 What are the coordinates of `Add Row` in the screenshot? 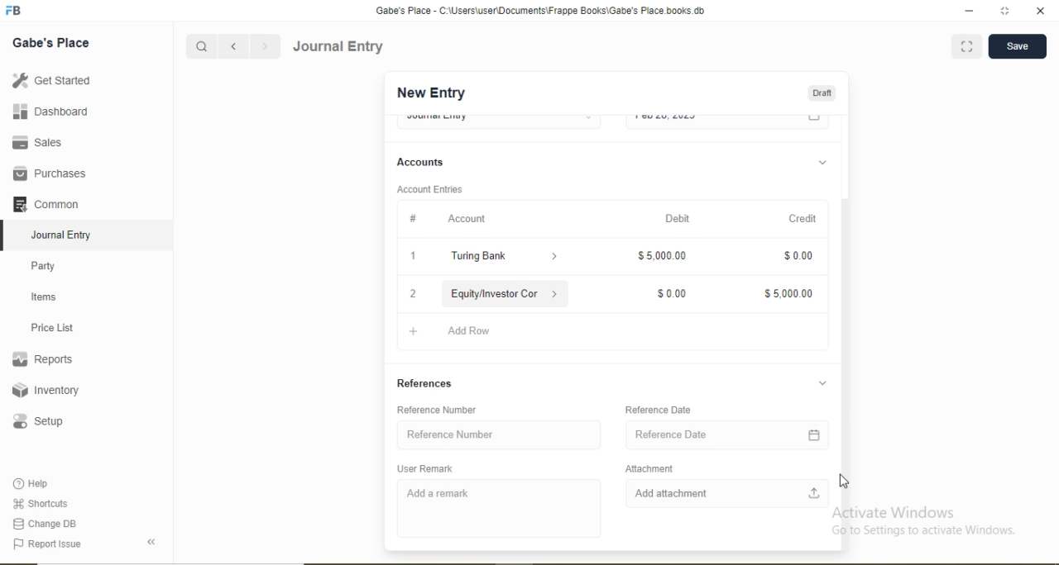 It's located at (472, 331).